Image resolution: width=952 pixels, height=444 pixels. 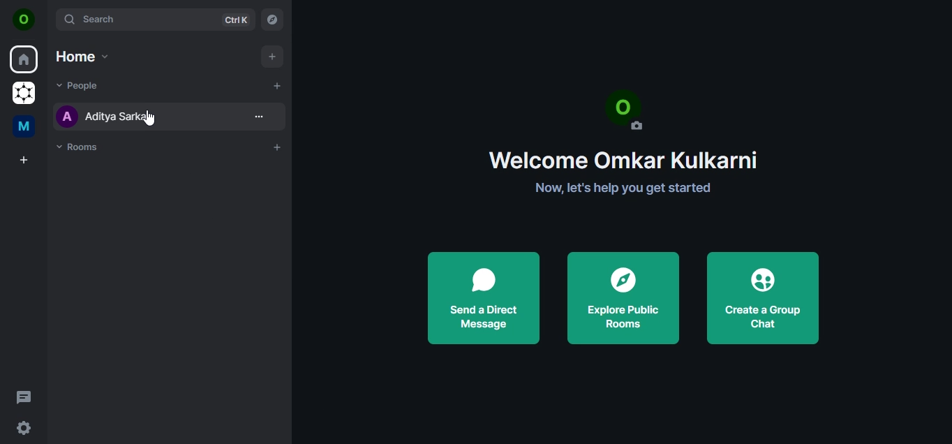 What do you see at coordinates (272, 57) in the screenshot?
I see `add` at bounding box center [272, 57].